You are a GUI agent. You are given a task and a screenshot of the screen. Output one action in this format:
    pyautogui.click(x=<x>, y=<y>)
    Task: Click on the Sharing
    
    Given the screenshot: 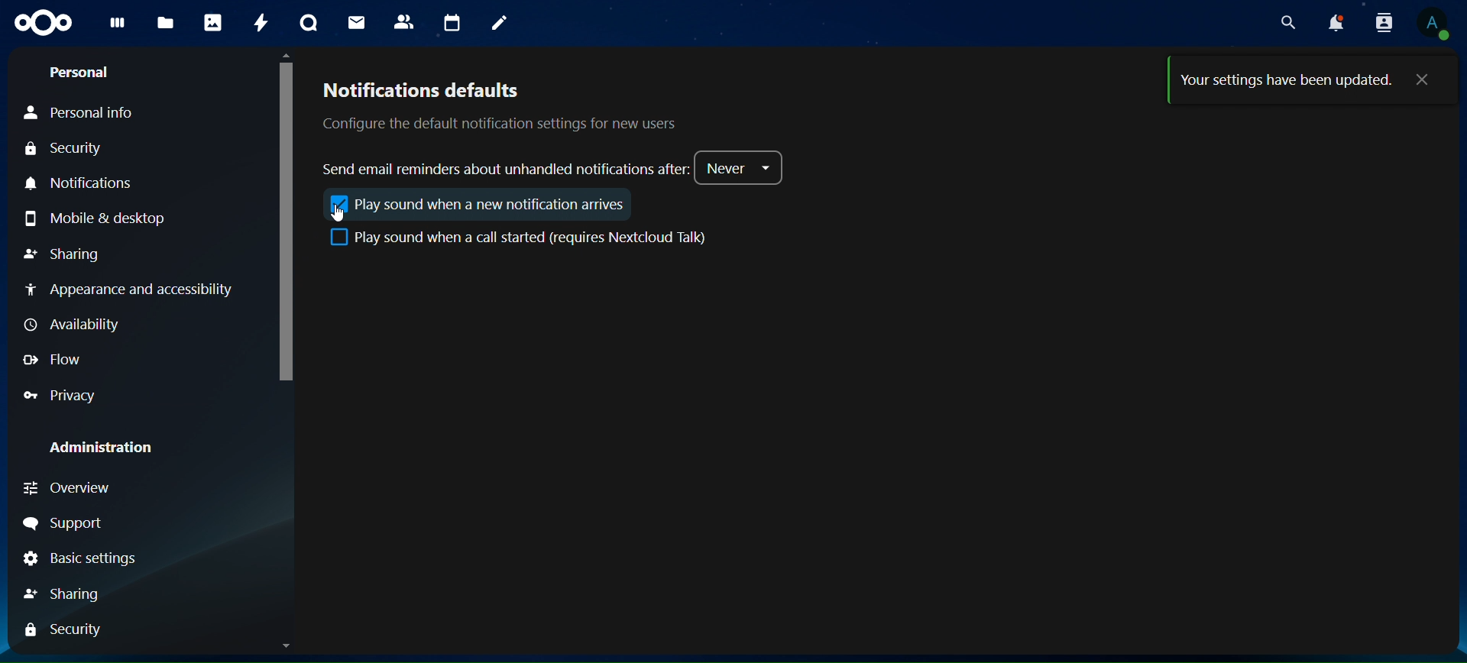 What is the action you would take?
    pyautogui.click(x=61, y=255)
    